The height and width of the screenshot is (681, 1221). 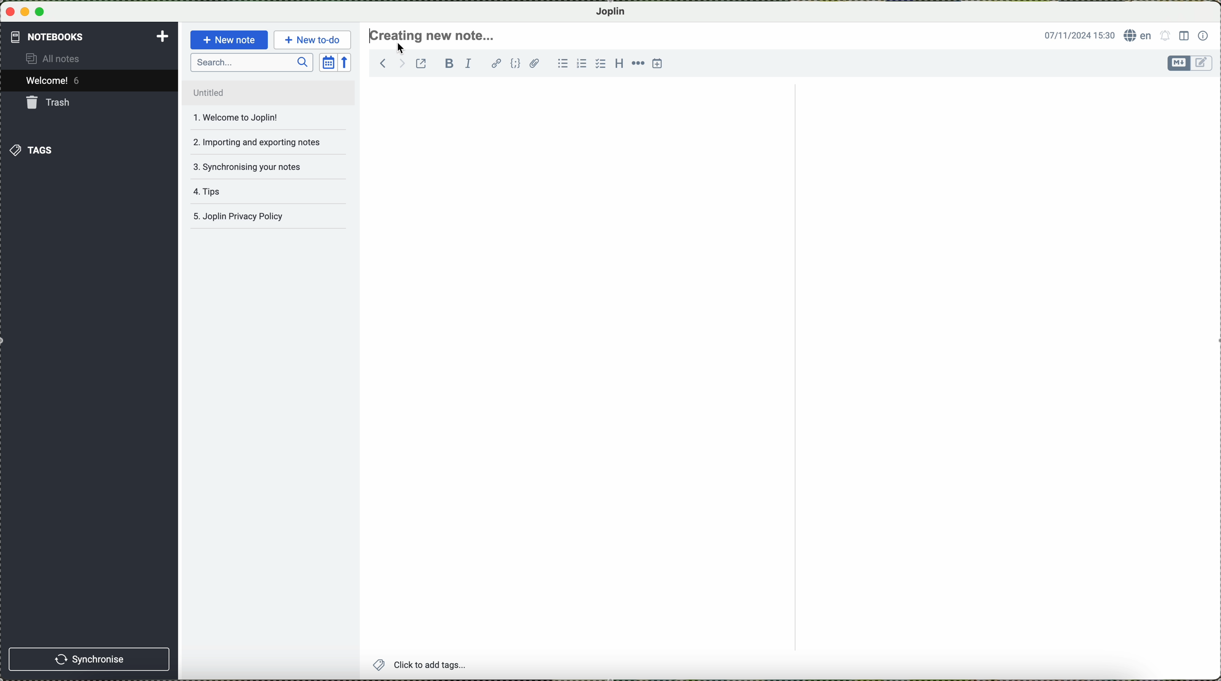 What do you see at coordinates (1138, 36) in the screenshot?
I see `language` at bounding box center [1138, 36].